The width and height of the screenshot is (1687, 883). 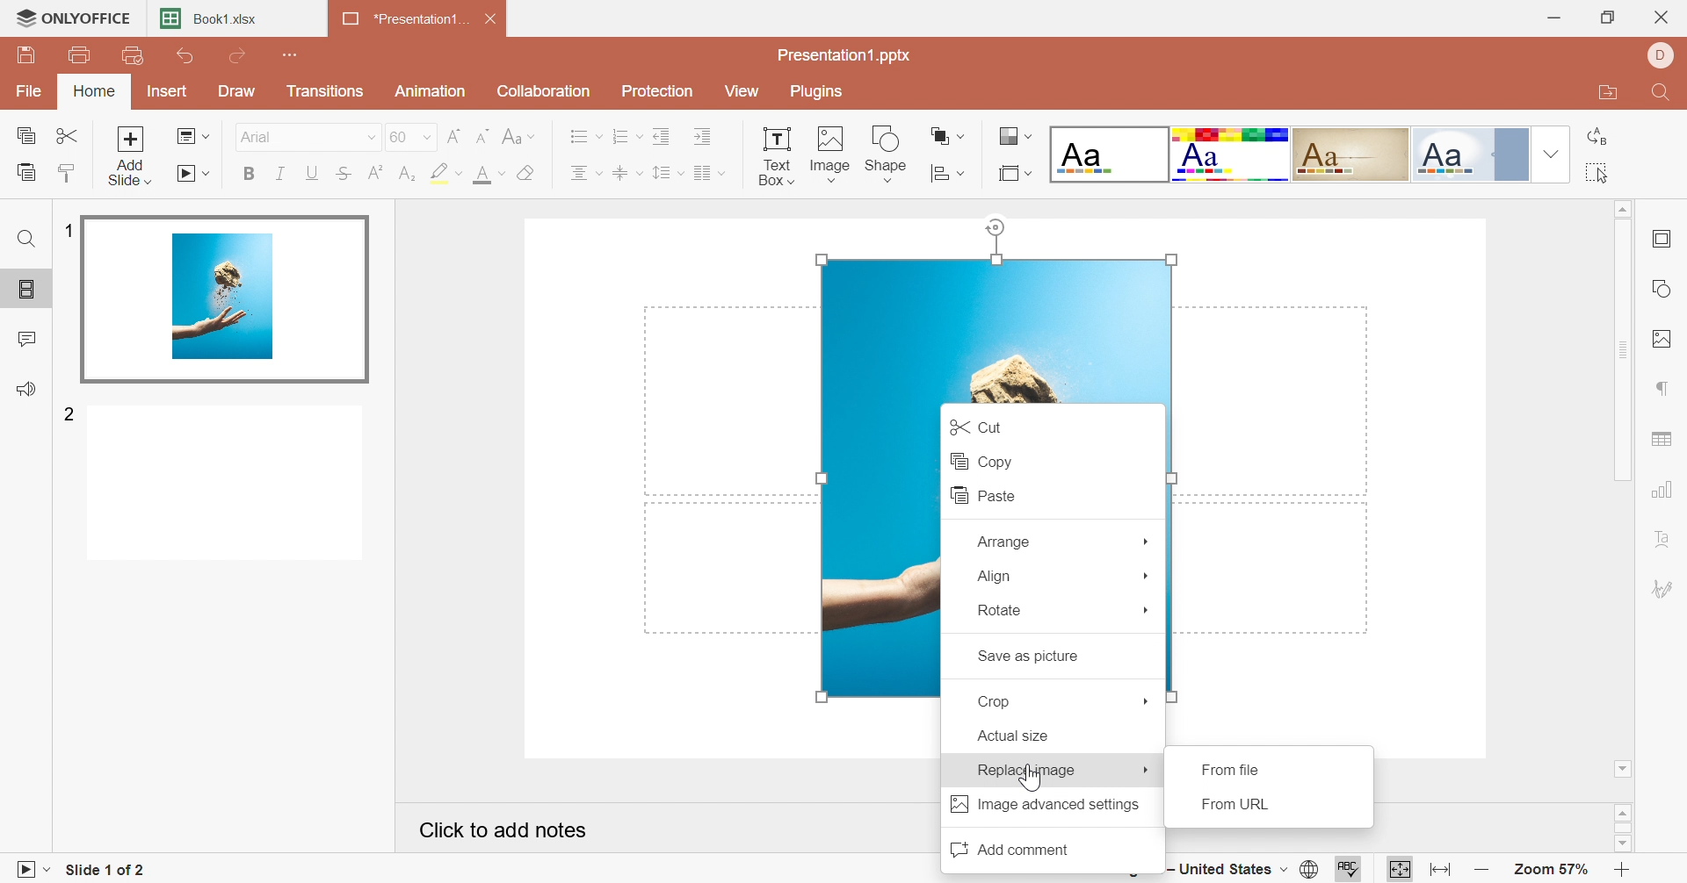 I want to click on Increment font size, so click(x=453, y=134).